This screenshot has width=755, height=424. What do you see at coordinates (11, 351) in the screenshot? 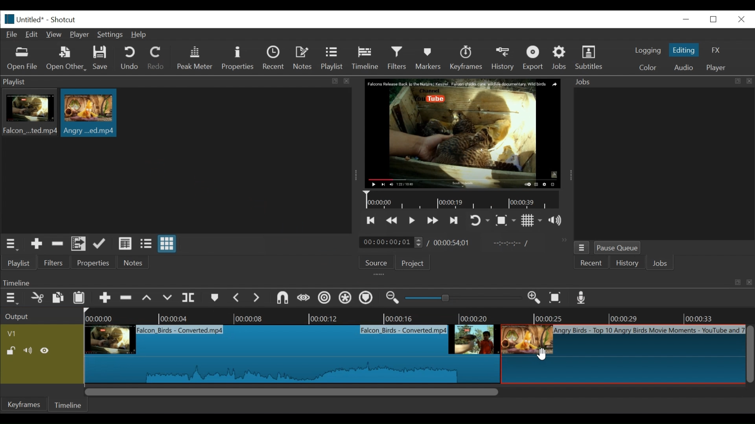
I see `(un)lock track` at bounding box center [11, 351].